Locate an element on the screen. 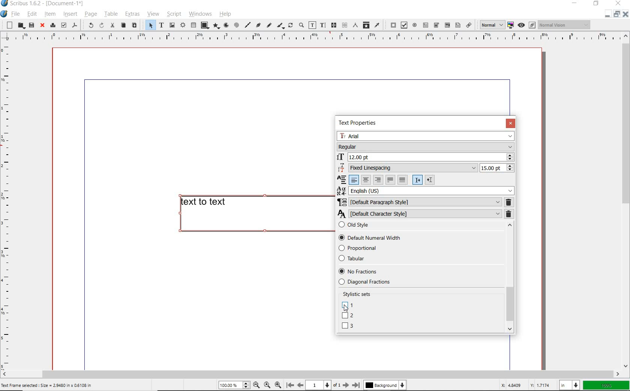  TEXT PROPERTIES is located at coordinates (360, 123).